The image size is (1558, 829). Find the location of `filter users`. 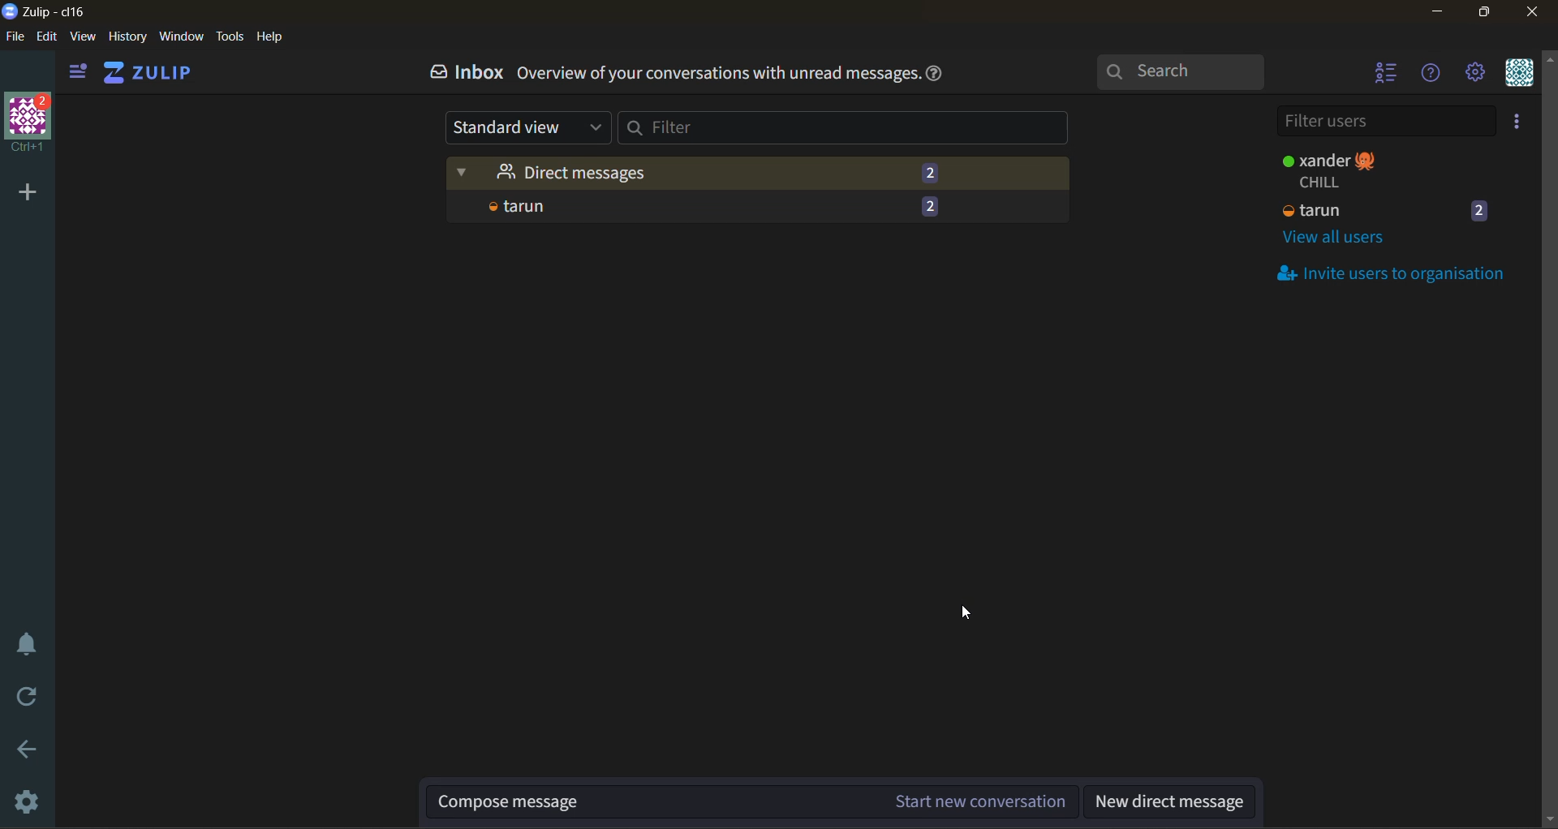

filter users is located at coordinates (1384, 122).